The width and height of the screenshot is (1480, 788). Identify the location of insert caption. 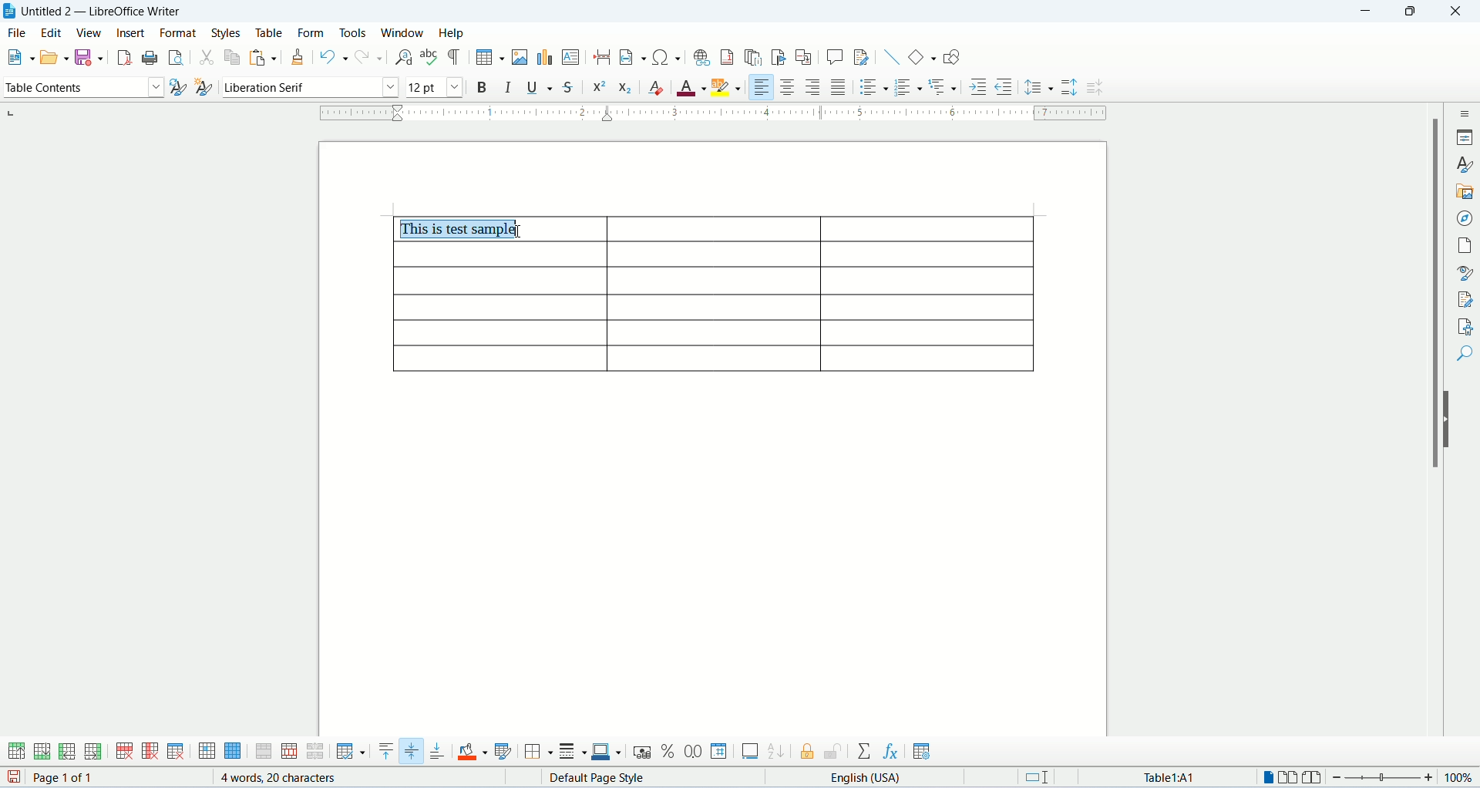
(750, 753).